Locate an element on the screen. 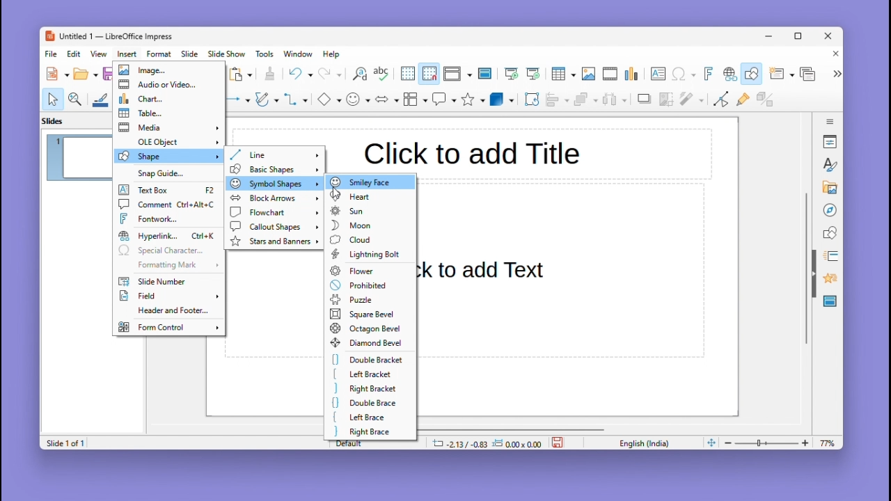 Image resolution: width=891 pixels, height=501 pixels. Left brace is located at coordinates (370, 417).